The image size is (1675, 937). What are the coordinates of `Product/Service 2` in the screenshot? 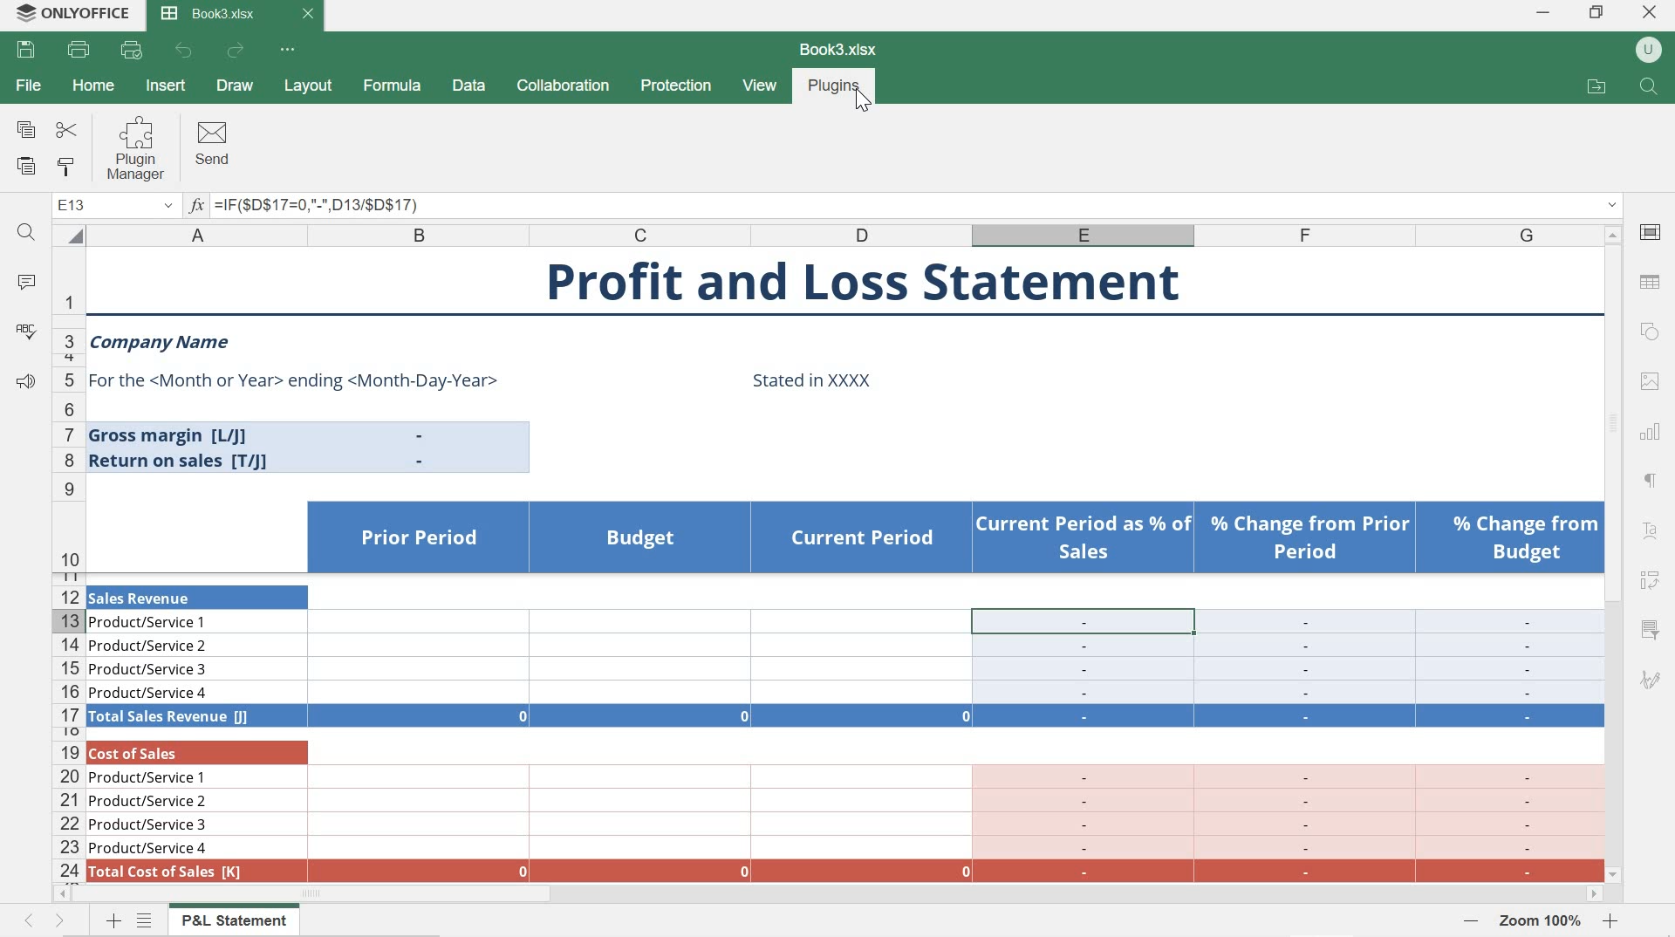 It's located at (149, 803).